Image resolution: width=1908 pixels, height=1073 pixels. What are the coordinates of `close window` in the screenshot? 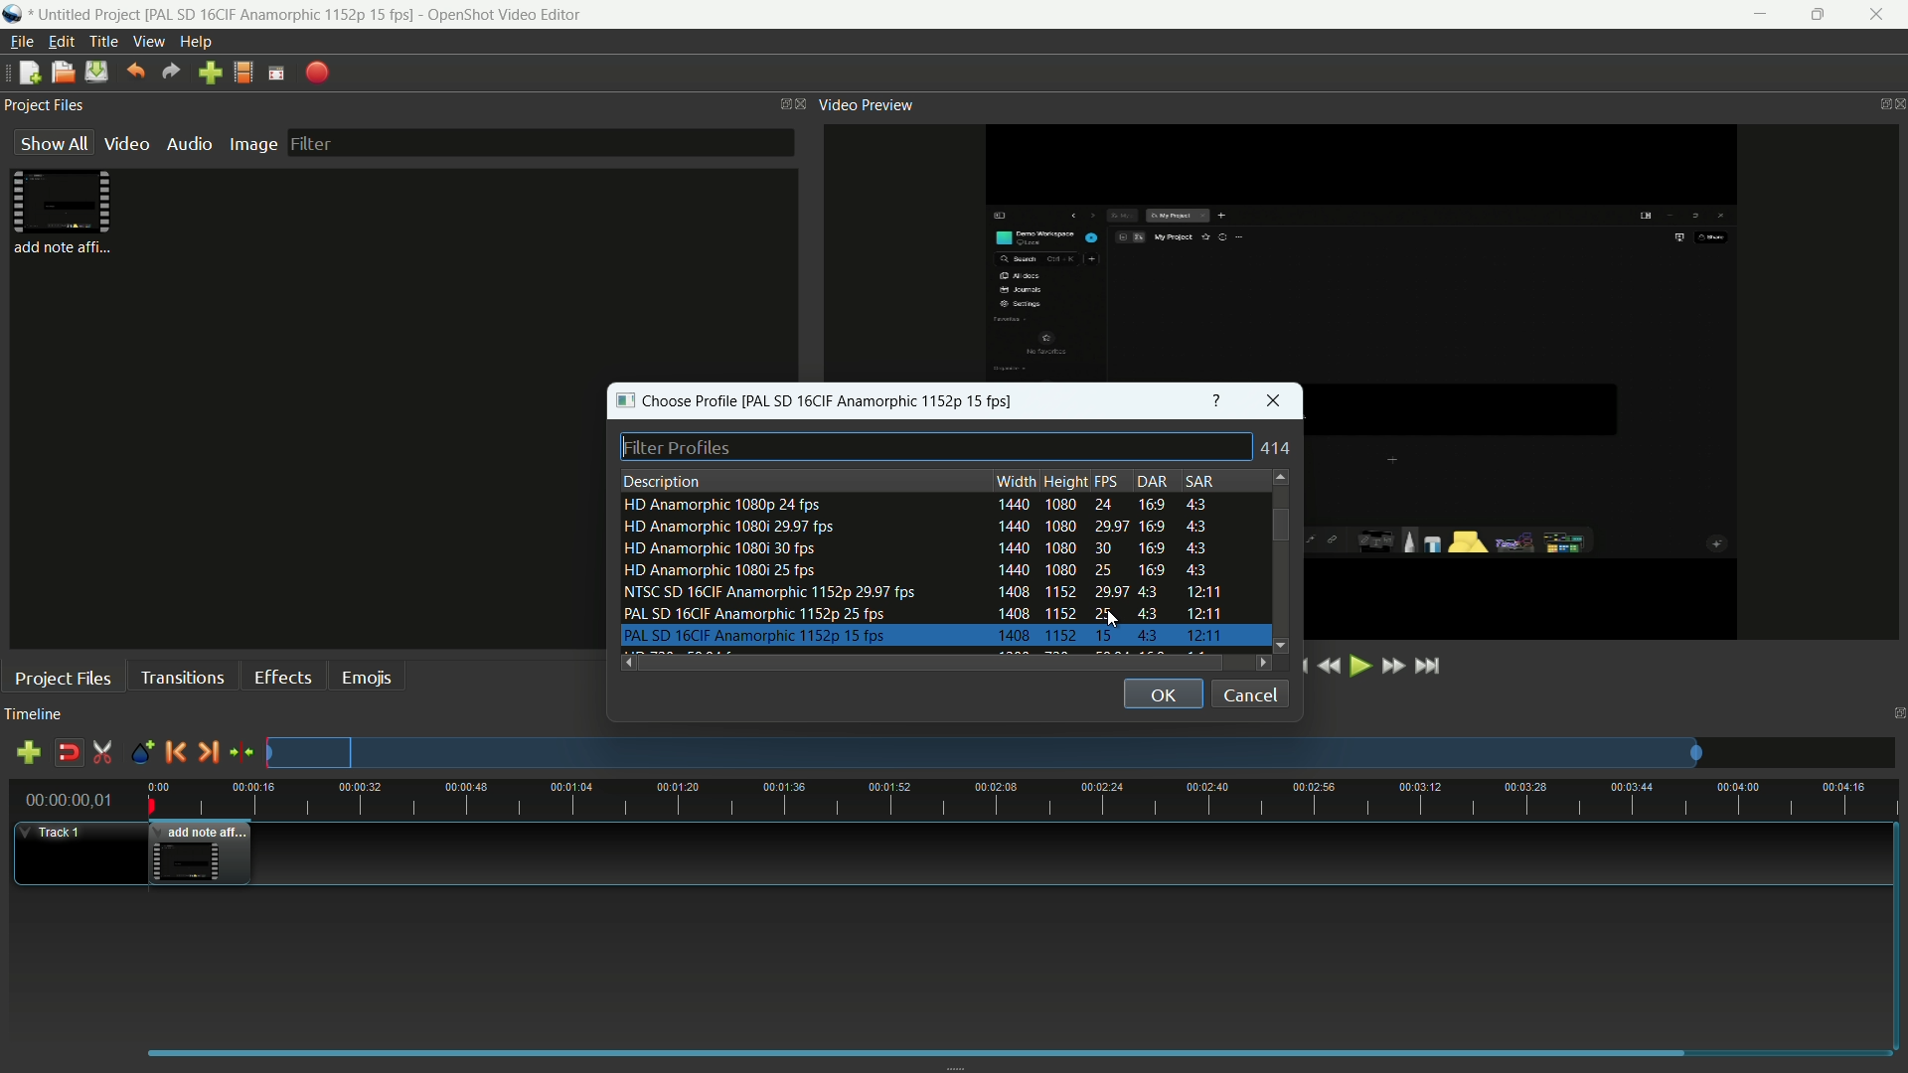 It's located at (1272, 401).